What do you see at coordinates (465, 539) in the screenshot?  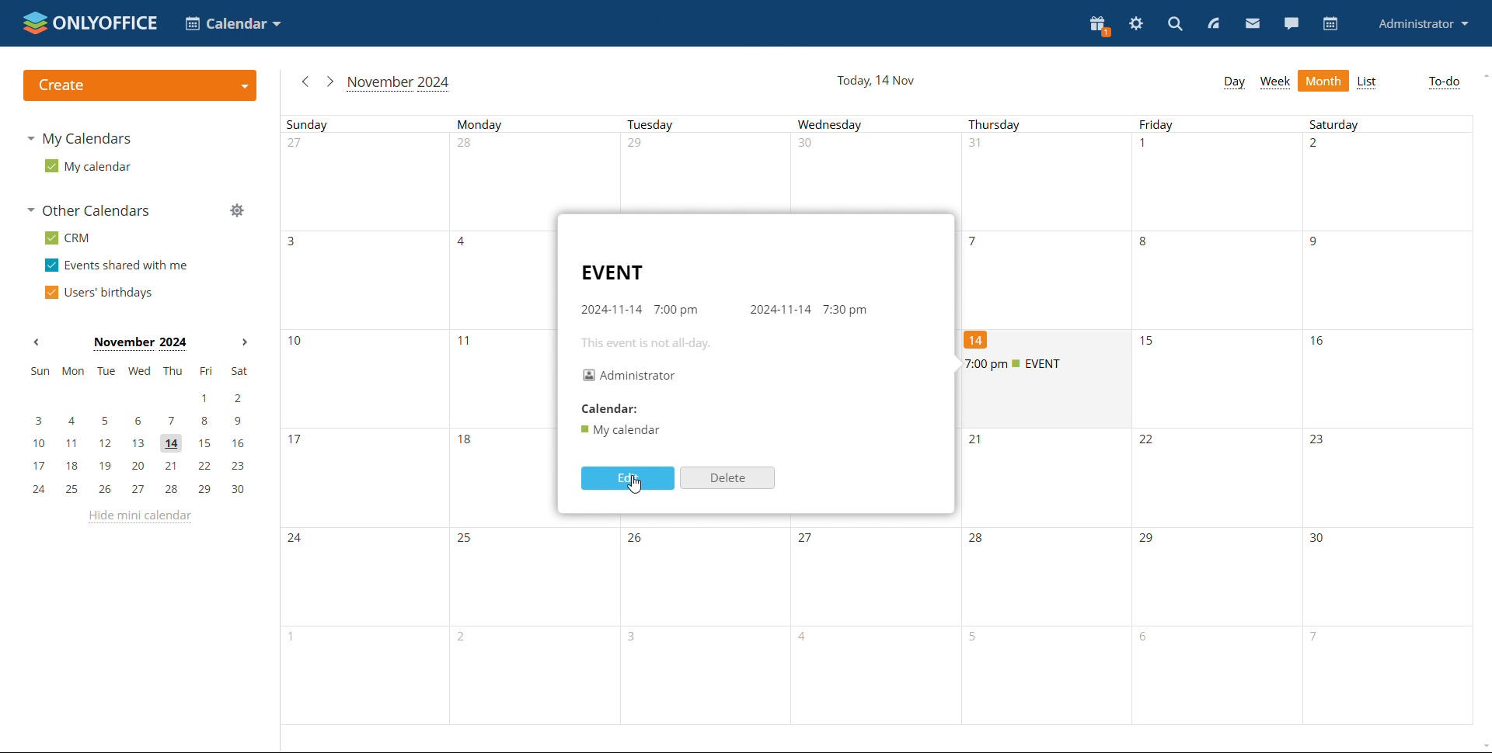 I see `number` at bounding box center [465, 539].